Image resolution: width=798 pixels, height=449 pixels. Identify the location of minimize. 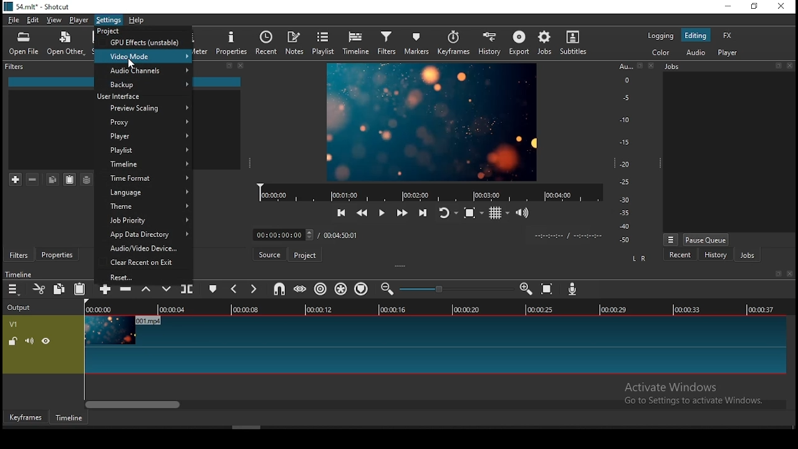
(728, 7).